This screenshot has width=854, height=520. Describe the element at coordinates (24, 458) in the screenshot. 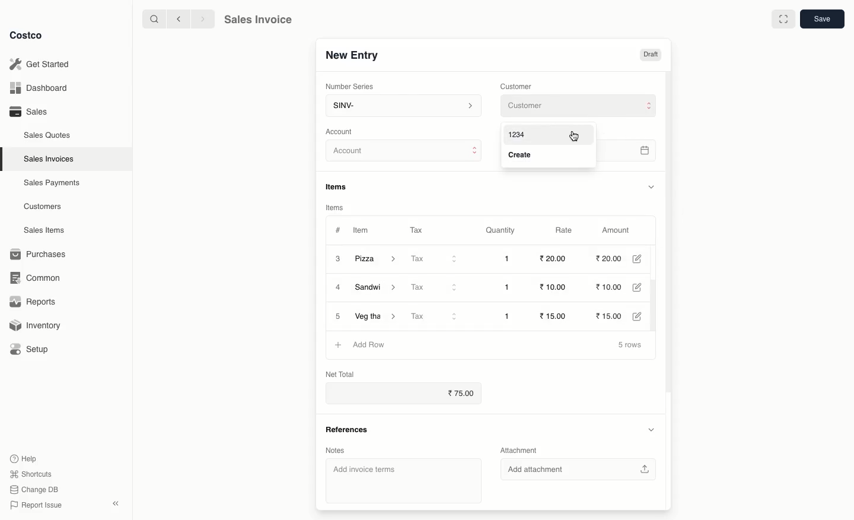

I see `Help` at that location.